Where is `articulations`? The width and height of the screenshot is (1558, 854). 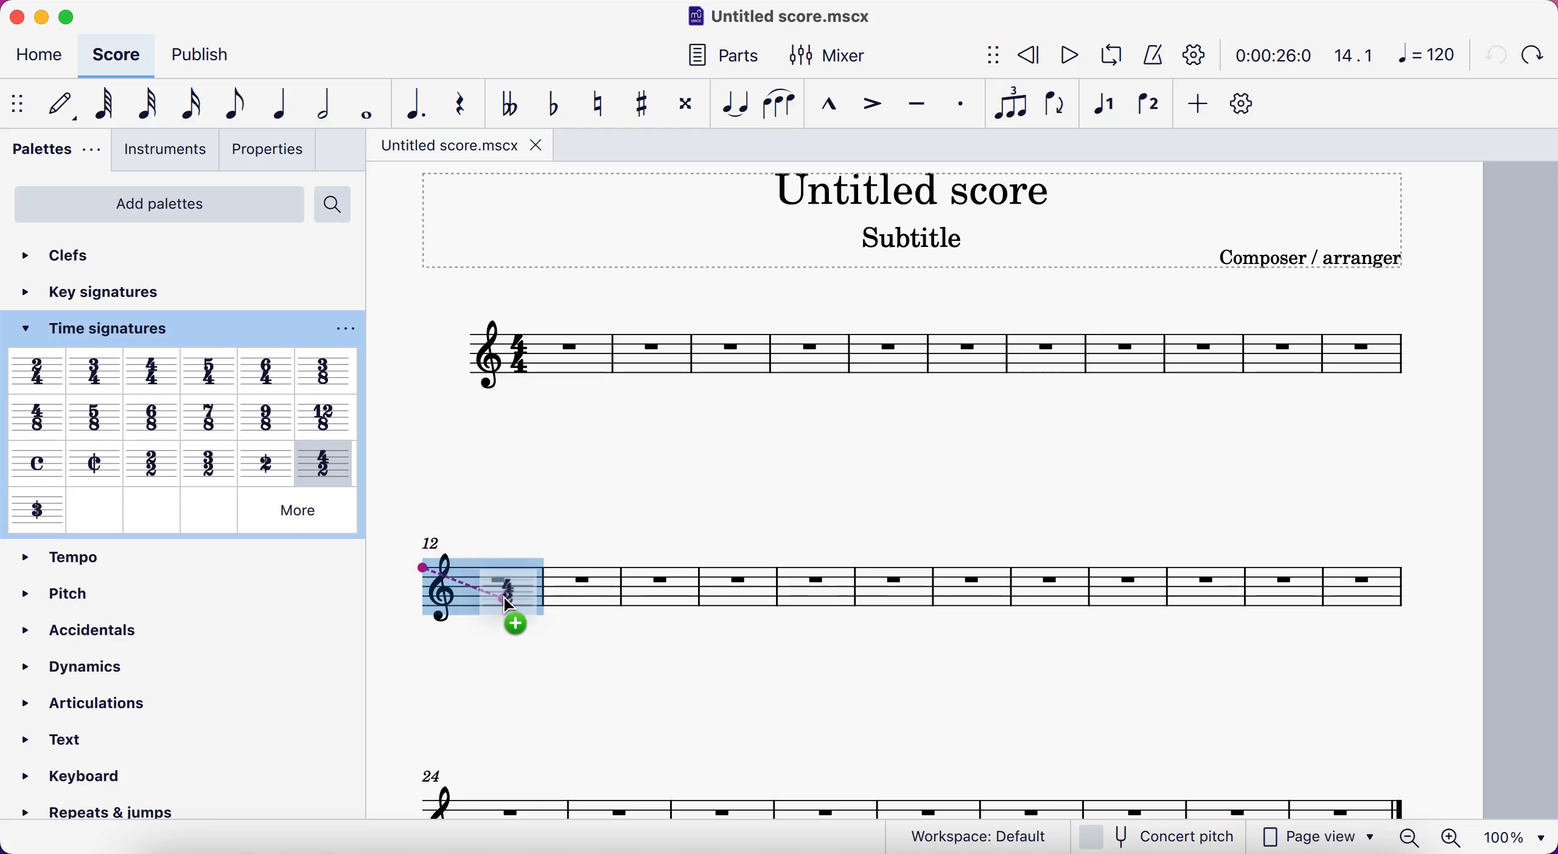 articulations is located at coordinates (103, 703).